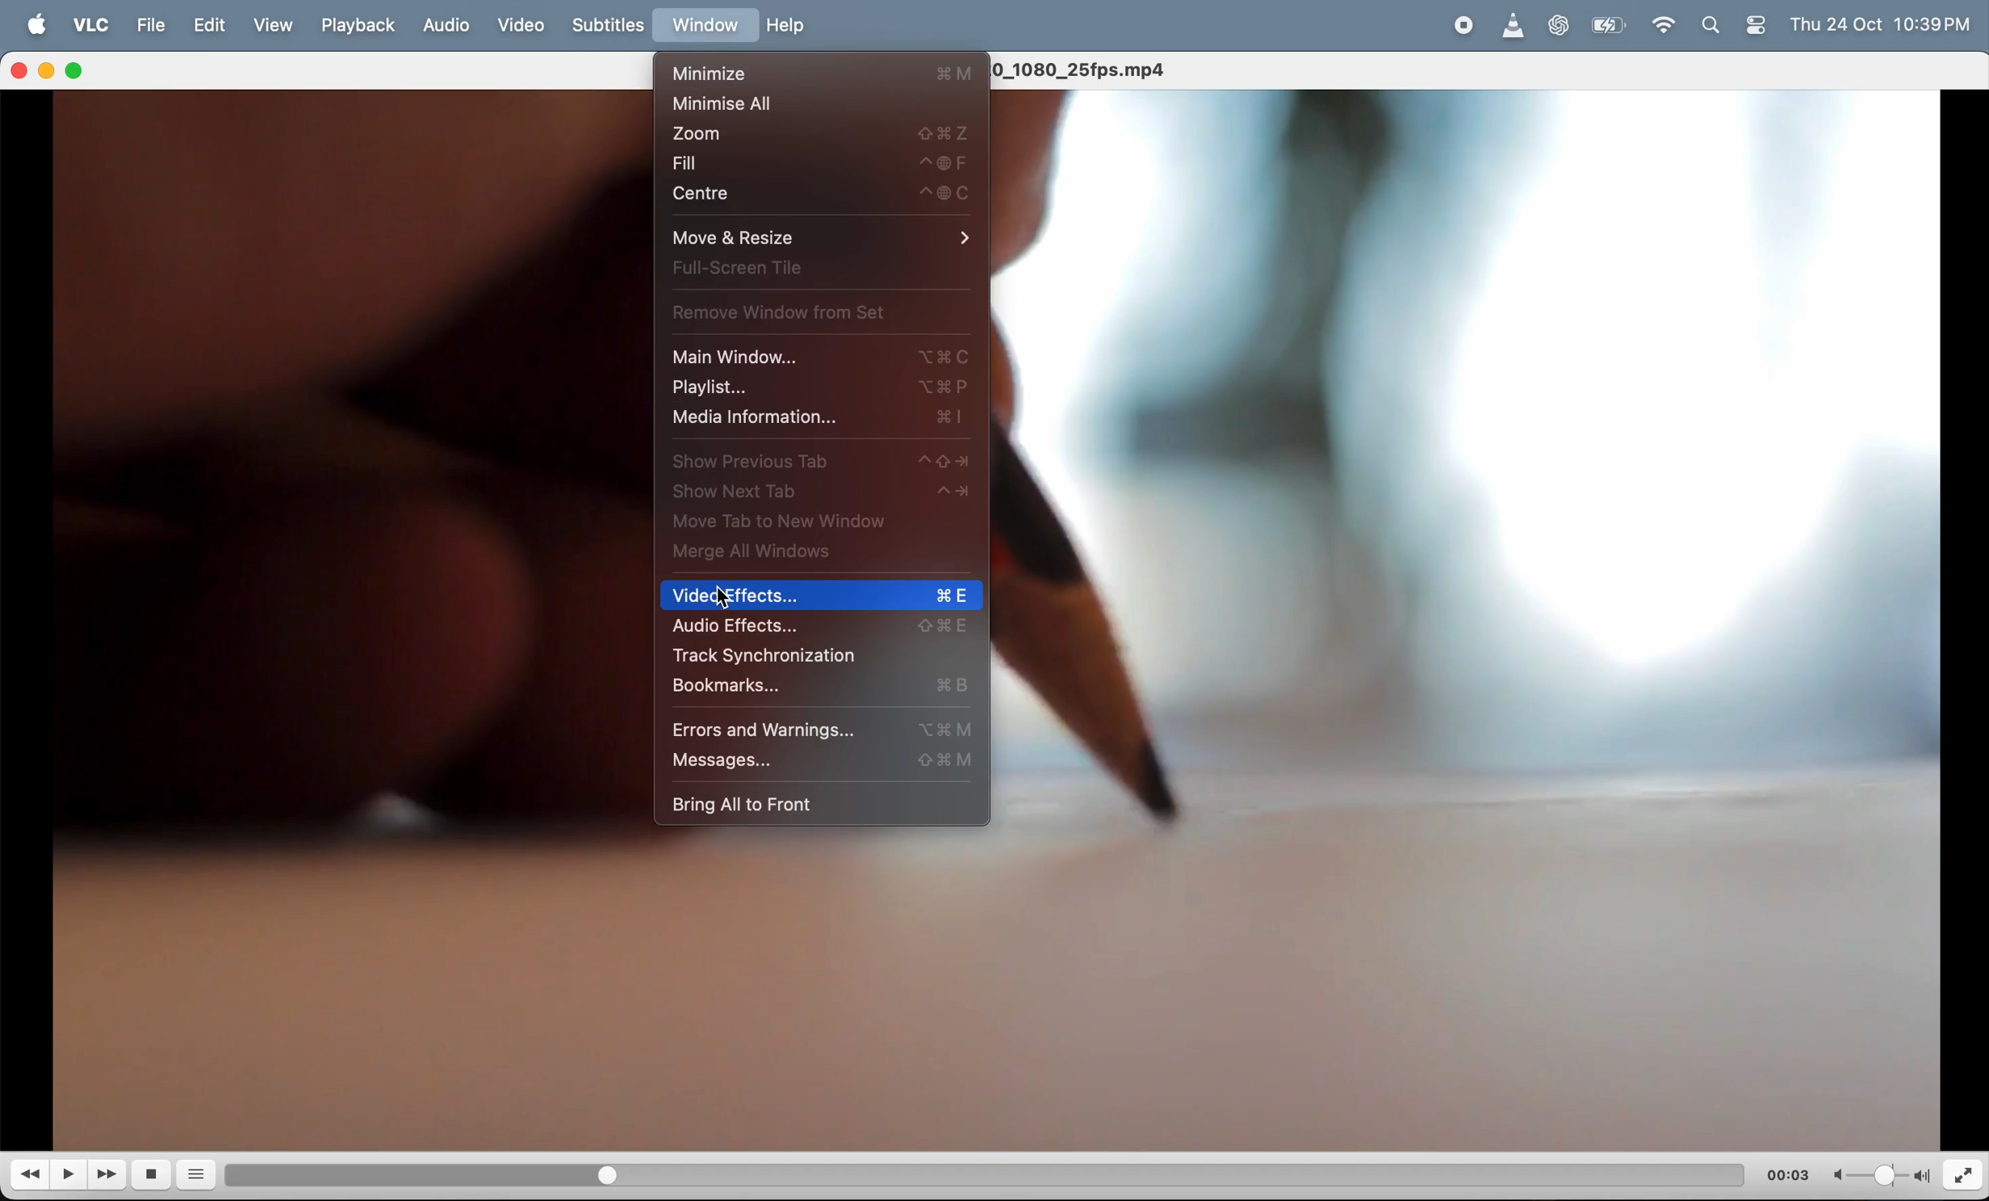  What do you see at coordinates (71, 1174) in the screenshot?
I see `play` at bounding box center [71, 1174].